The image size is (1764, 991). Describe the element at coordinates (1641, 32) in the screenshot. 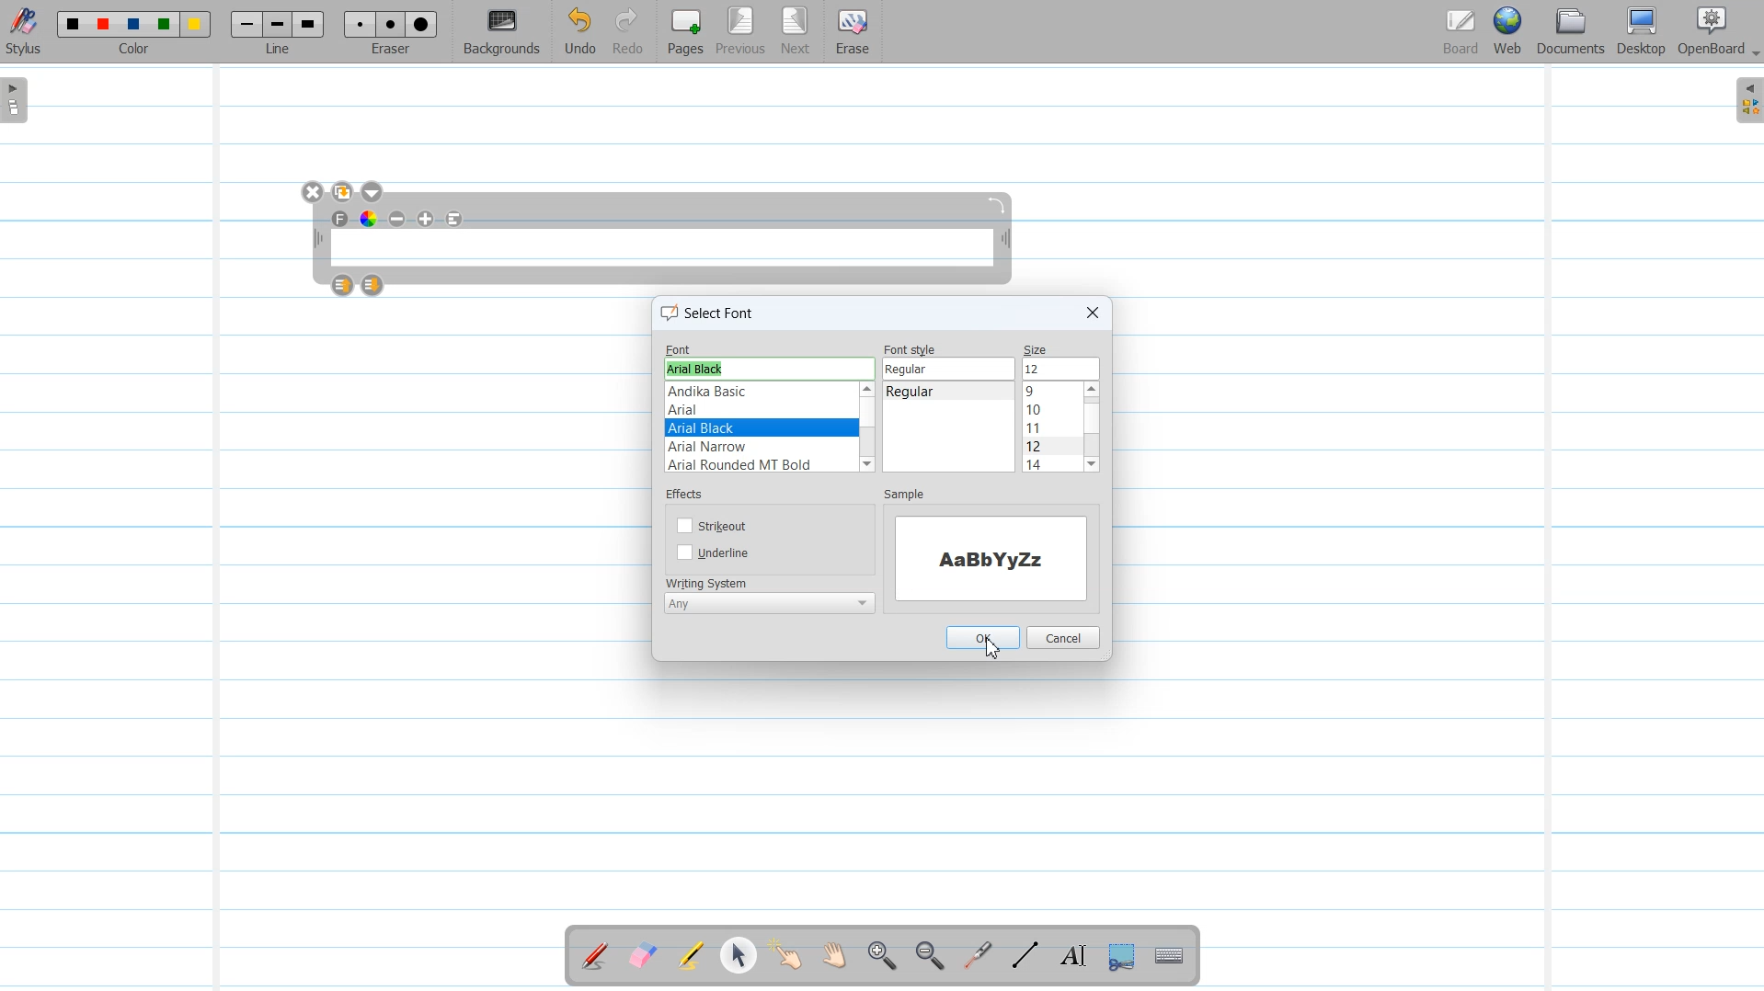

I see `Desktop` at that location.